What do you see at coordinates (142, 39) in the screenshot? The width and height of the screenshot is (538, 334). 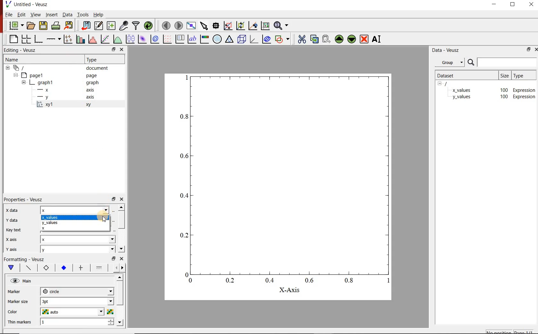 I see `plot 2d dataset as an image` at bounding box center [142, 39].